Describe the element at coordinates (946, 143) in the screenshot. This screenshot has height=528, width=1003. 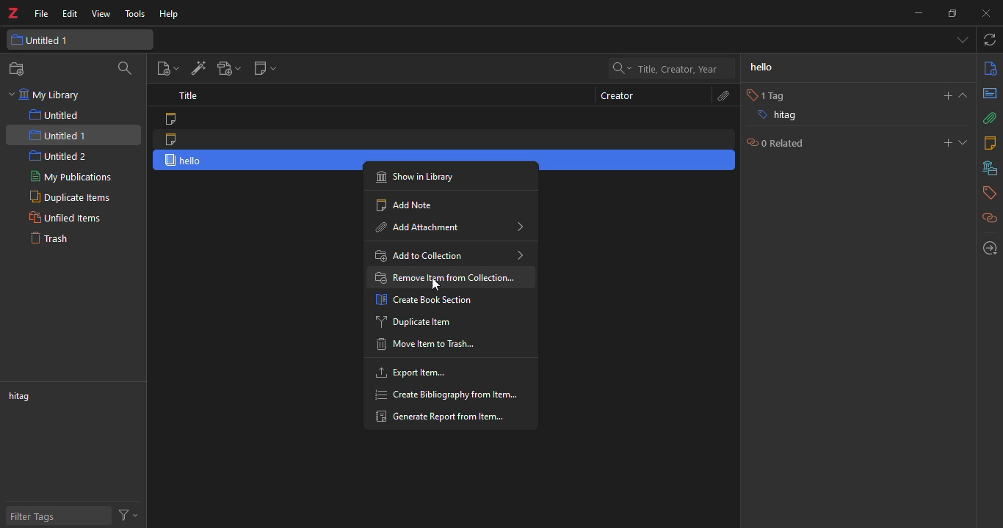
I see `add` at that location.